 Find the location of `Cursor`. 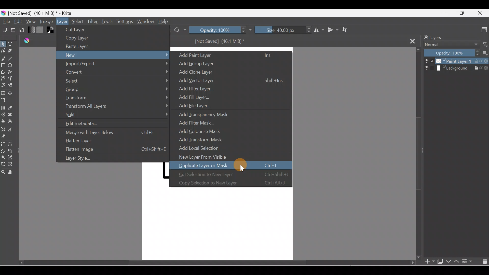

Cursor is located at coordinates (242, 168).